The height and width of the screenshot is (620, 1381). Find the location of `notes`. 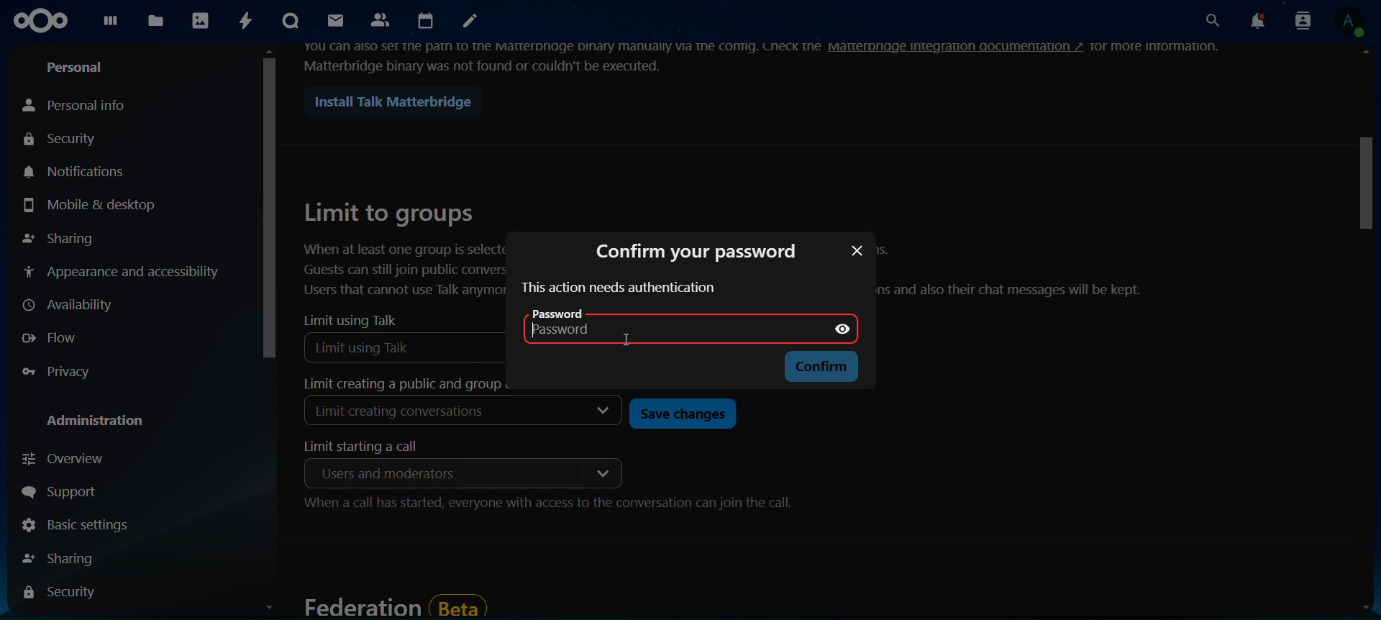

notes is located at coordinates (472, 22).